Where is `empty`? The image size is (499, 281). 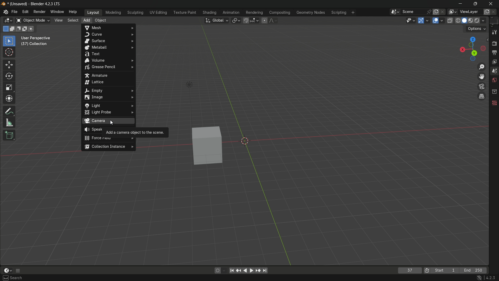
empty is located at coordinates (108, 90).